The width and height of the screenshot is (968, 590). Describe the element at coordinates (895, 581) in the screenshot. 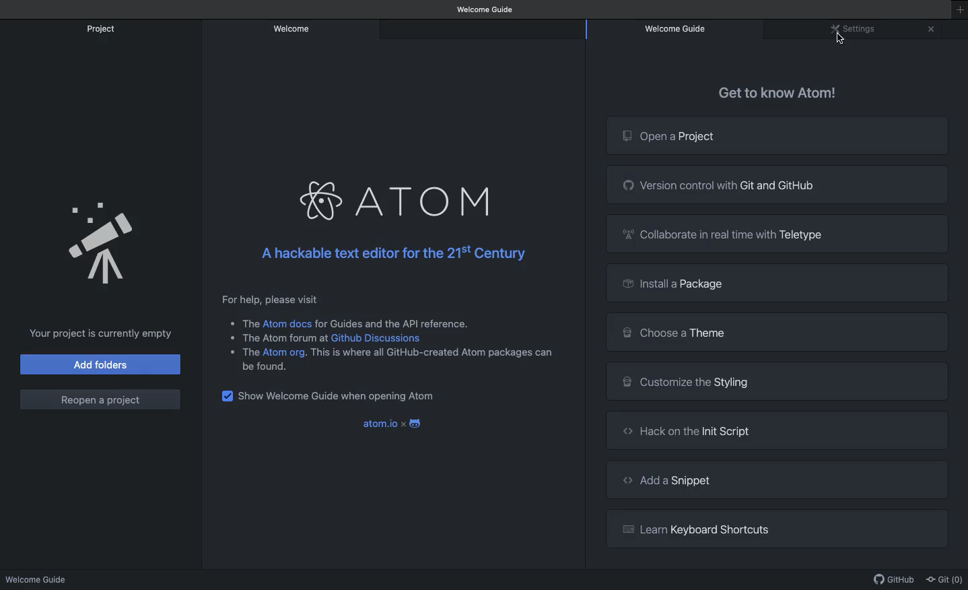

I see `GitHub` at that location.